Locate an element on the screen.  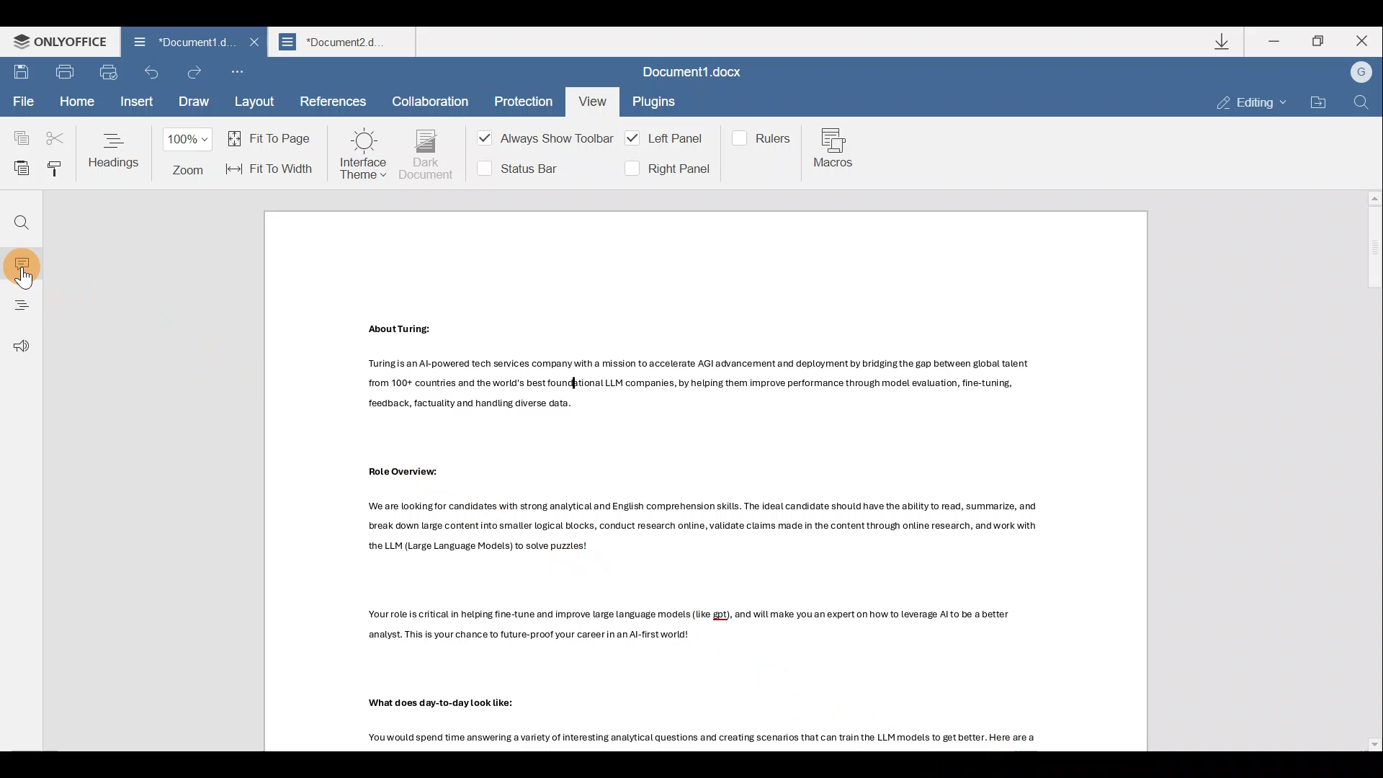
Quick print is located at coordinates (112, 73).